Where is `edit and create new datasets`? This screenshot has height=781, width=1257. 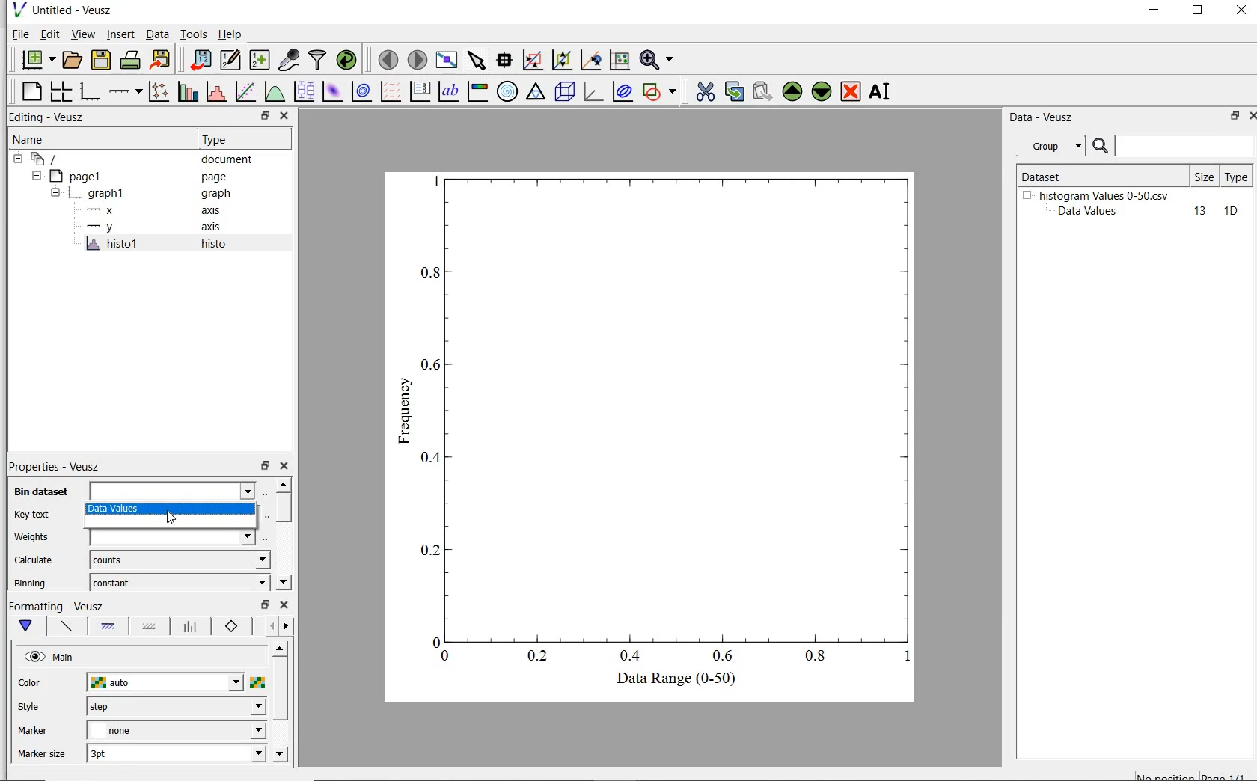
edit and create new datasets is located at coordinates (230, 59).